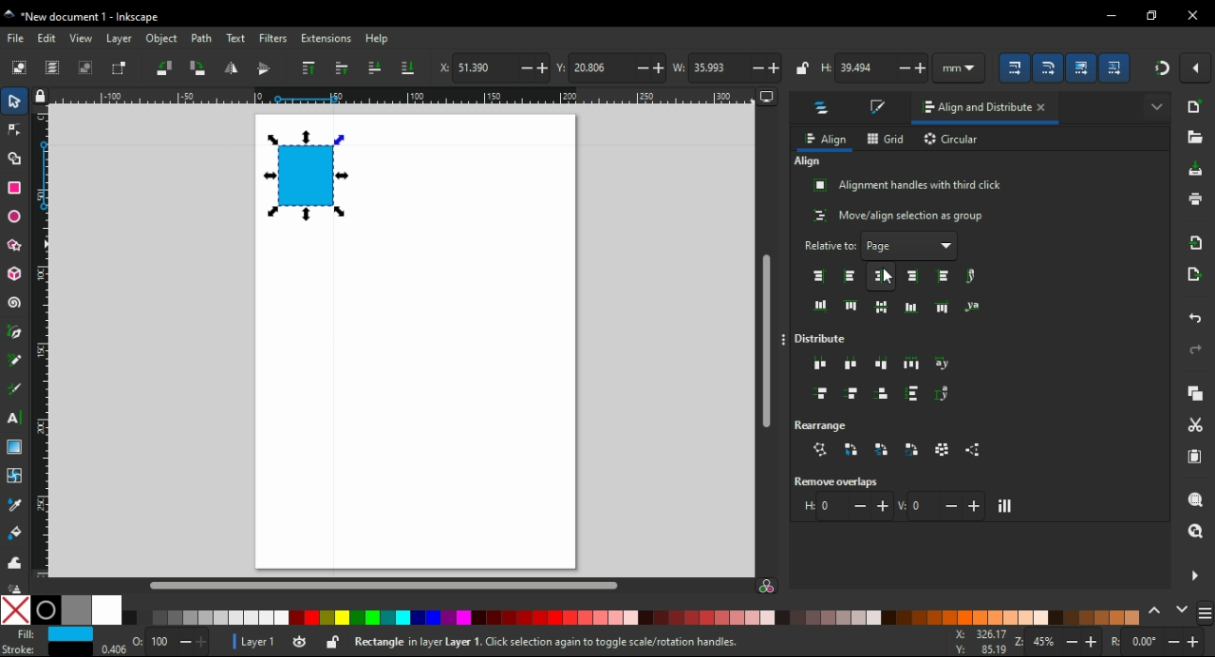 This screenshot has width=1215, height=657. I want to click on scroll bar, so click(402, 585).